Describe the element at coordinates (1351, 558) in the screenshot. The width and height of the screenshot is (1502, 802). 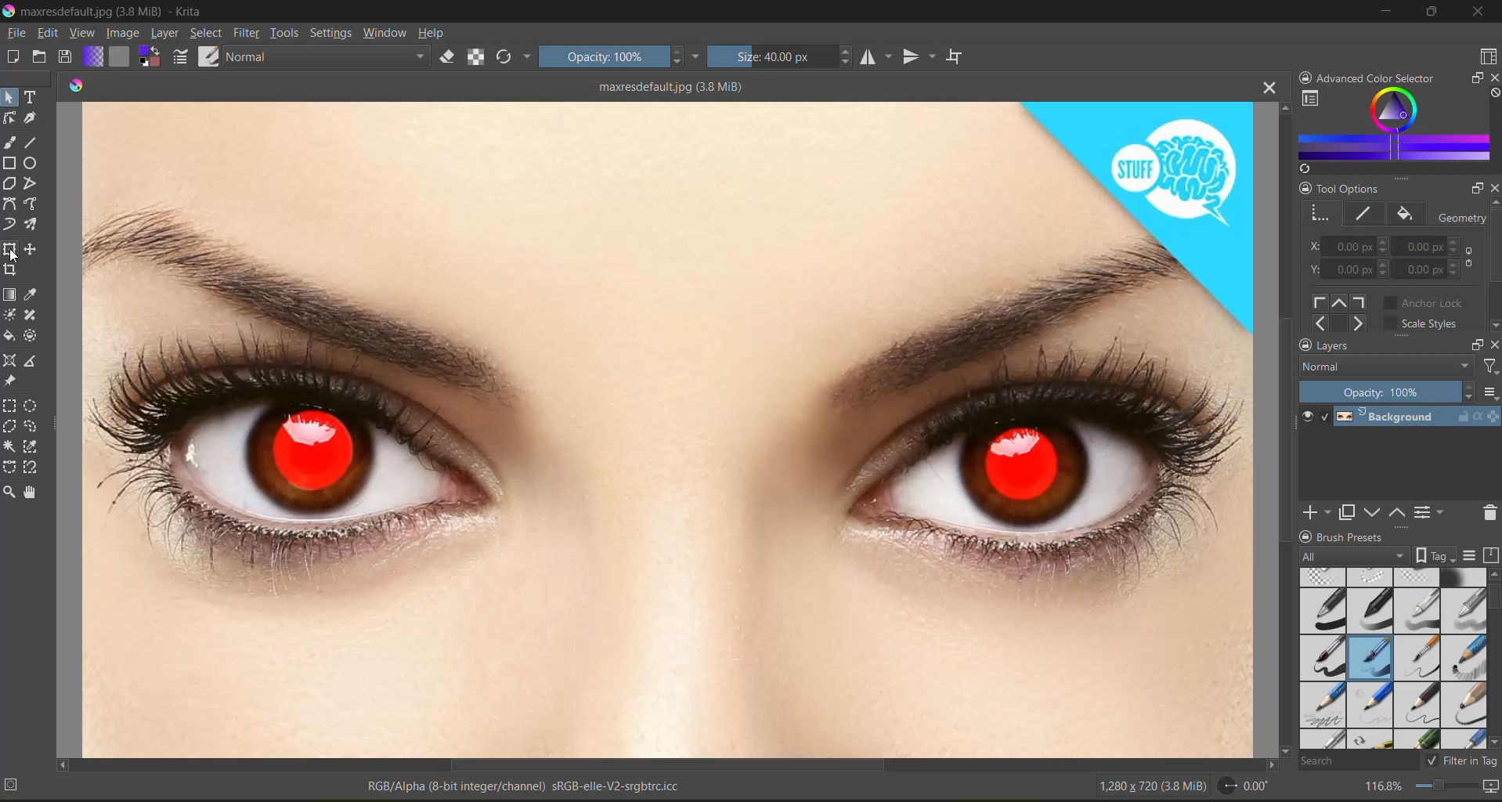
I see `tag` at that location.